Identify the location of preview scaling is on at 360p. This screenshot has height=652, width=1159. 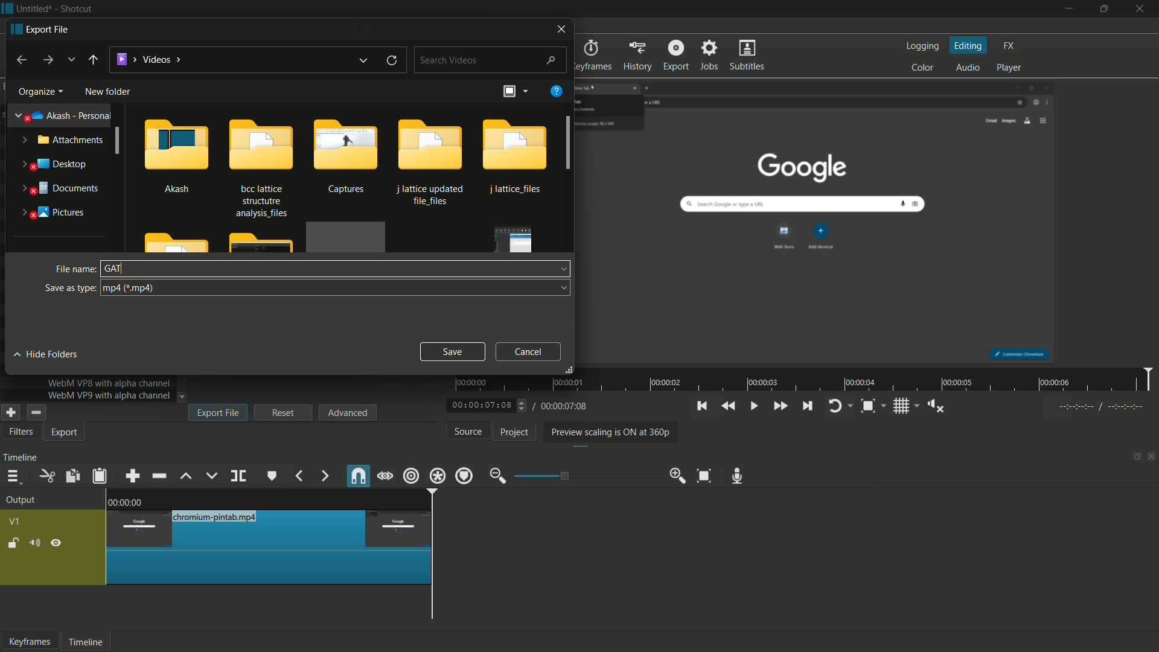
(608, 433).